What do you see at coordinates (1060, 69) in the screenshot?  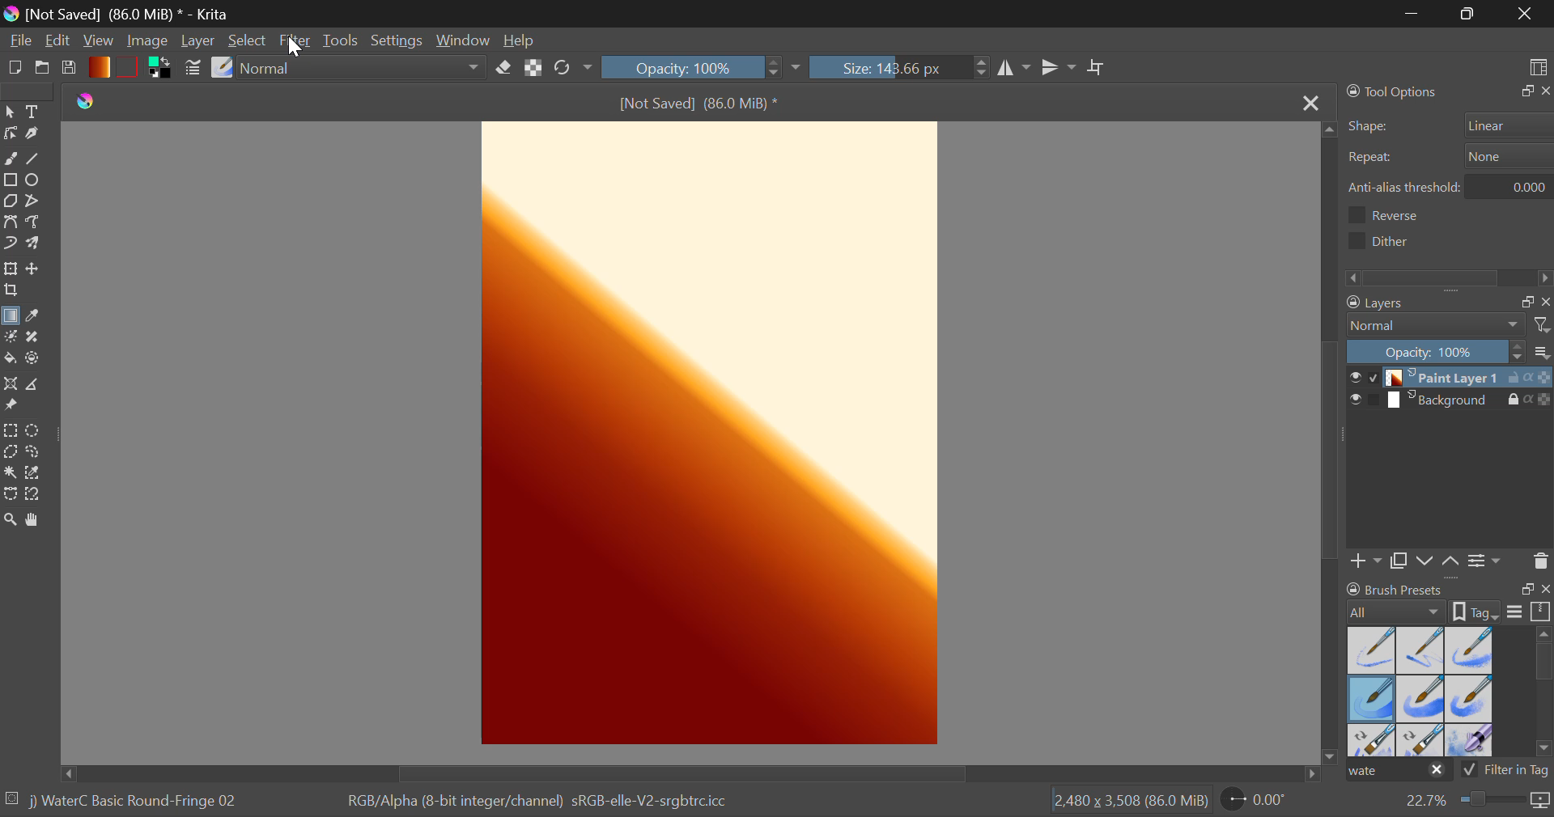 I see `Horizontal Mirror Flip` at bounding box center [1060, 69].